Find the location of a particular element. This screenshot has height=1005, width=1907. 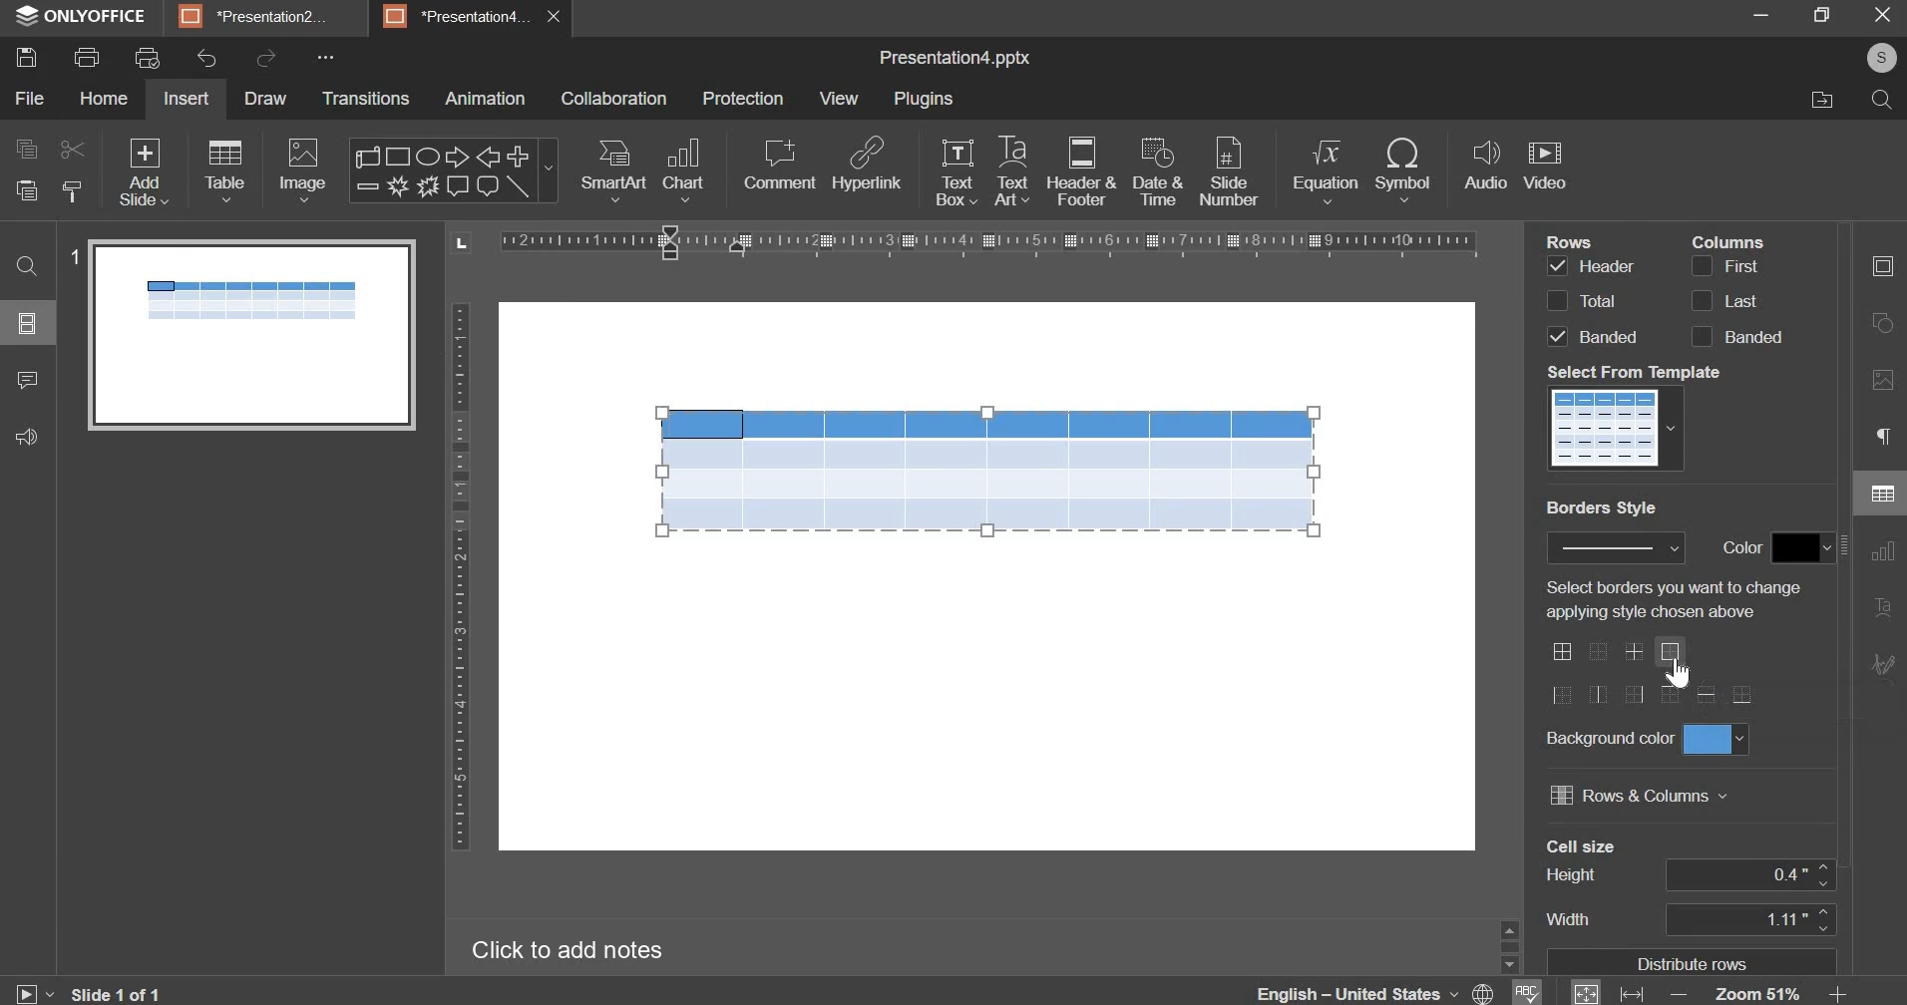

presentation name is located at coordinates (956, 59).